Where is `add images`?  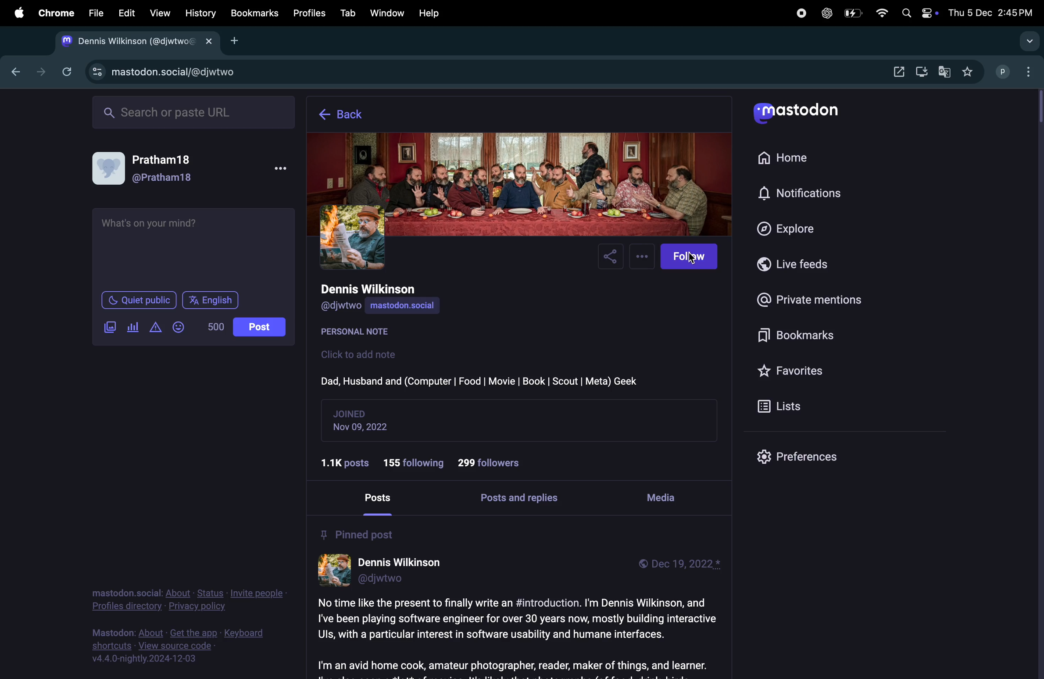
add images is located at coordinates (108, 327).